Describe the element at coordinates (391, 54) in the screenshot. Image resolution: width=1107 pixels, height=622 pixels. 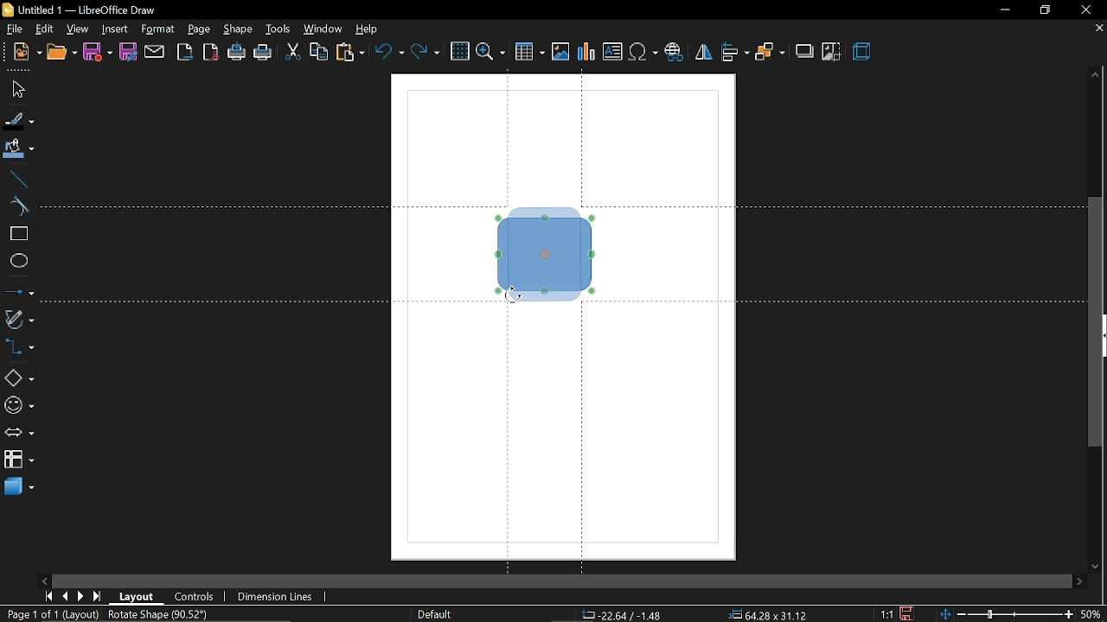
I see `undo` at that location.